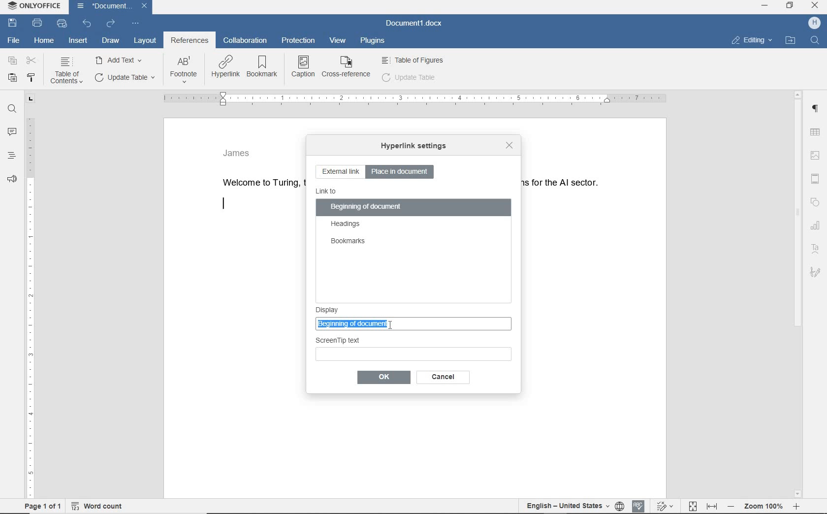 Image resolution: width=827 pixels, height=514 pixels. What do you see at coordinates (413, 59) in the screenshot?
I see `Table of figures` at bounding box center [413, 59].